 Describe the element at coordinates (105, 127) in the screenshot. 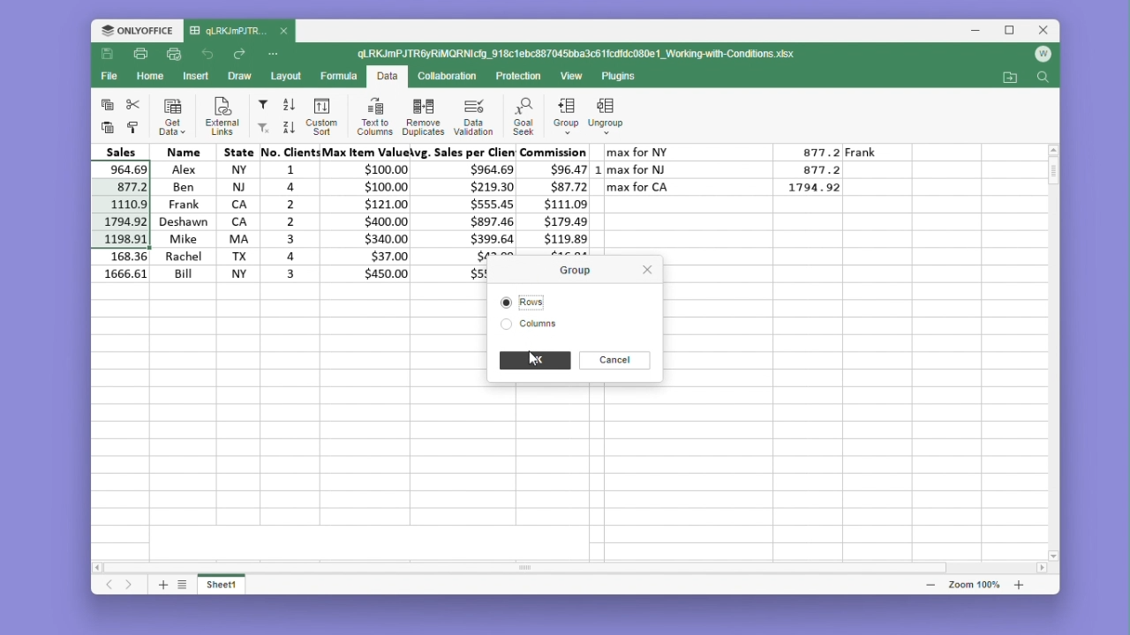

I see `paste` at that location.